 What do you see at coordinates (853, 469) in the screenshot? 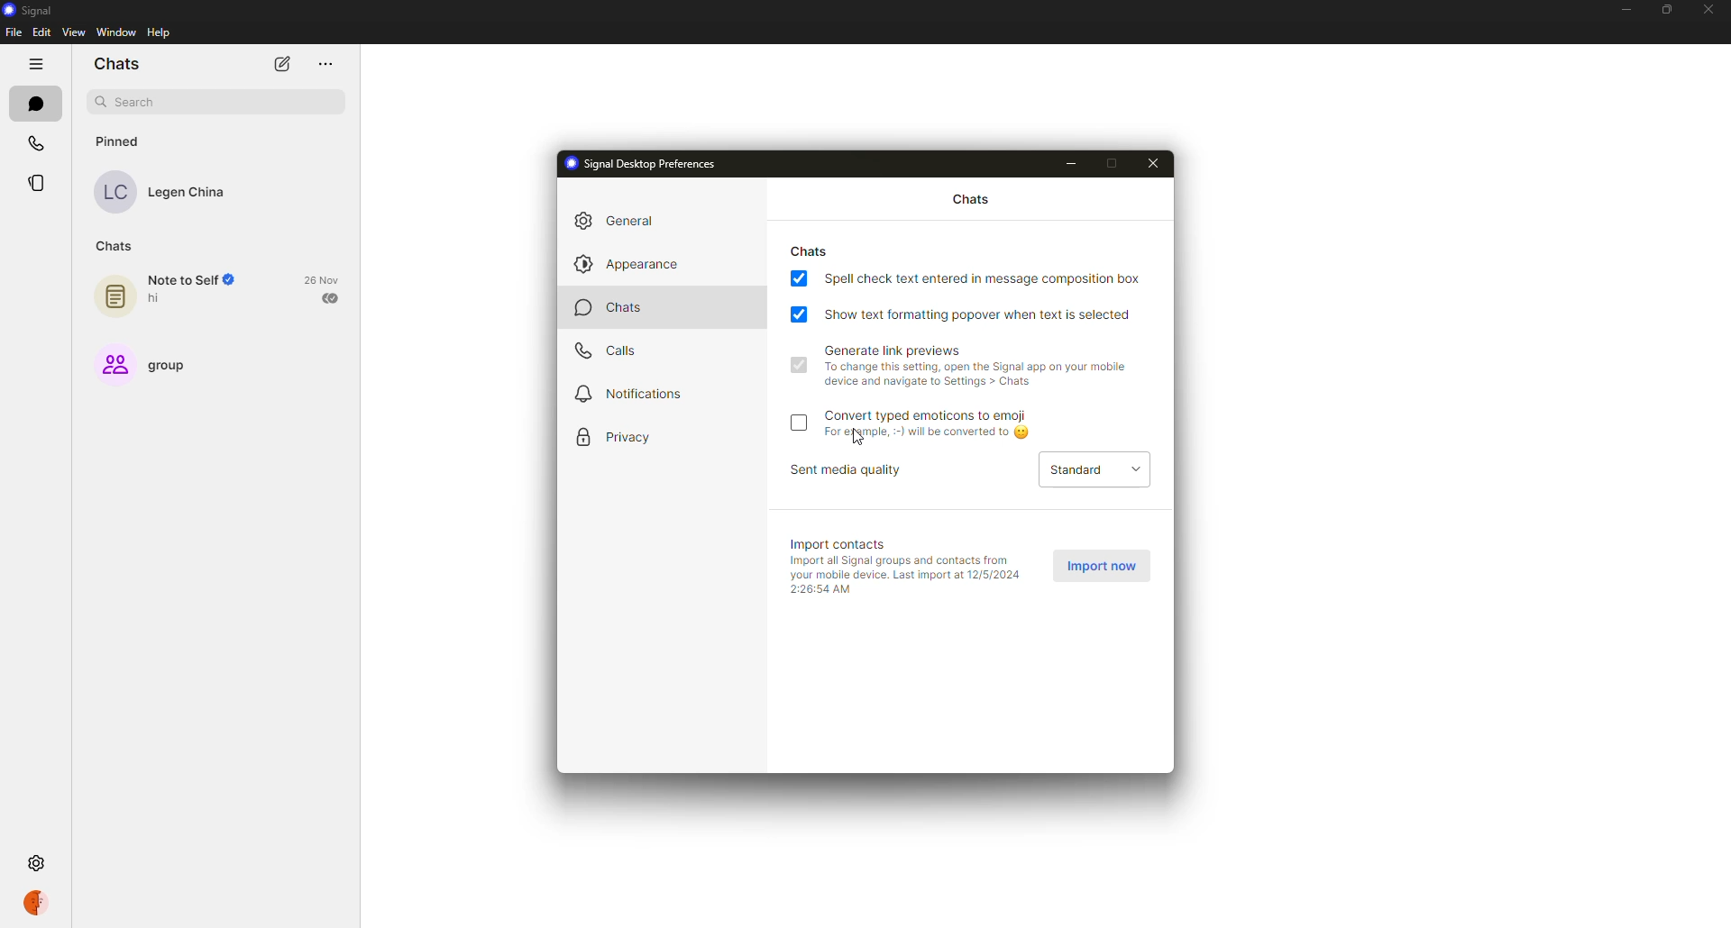
I see `sent media quality` at bounding box center [853, 469].